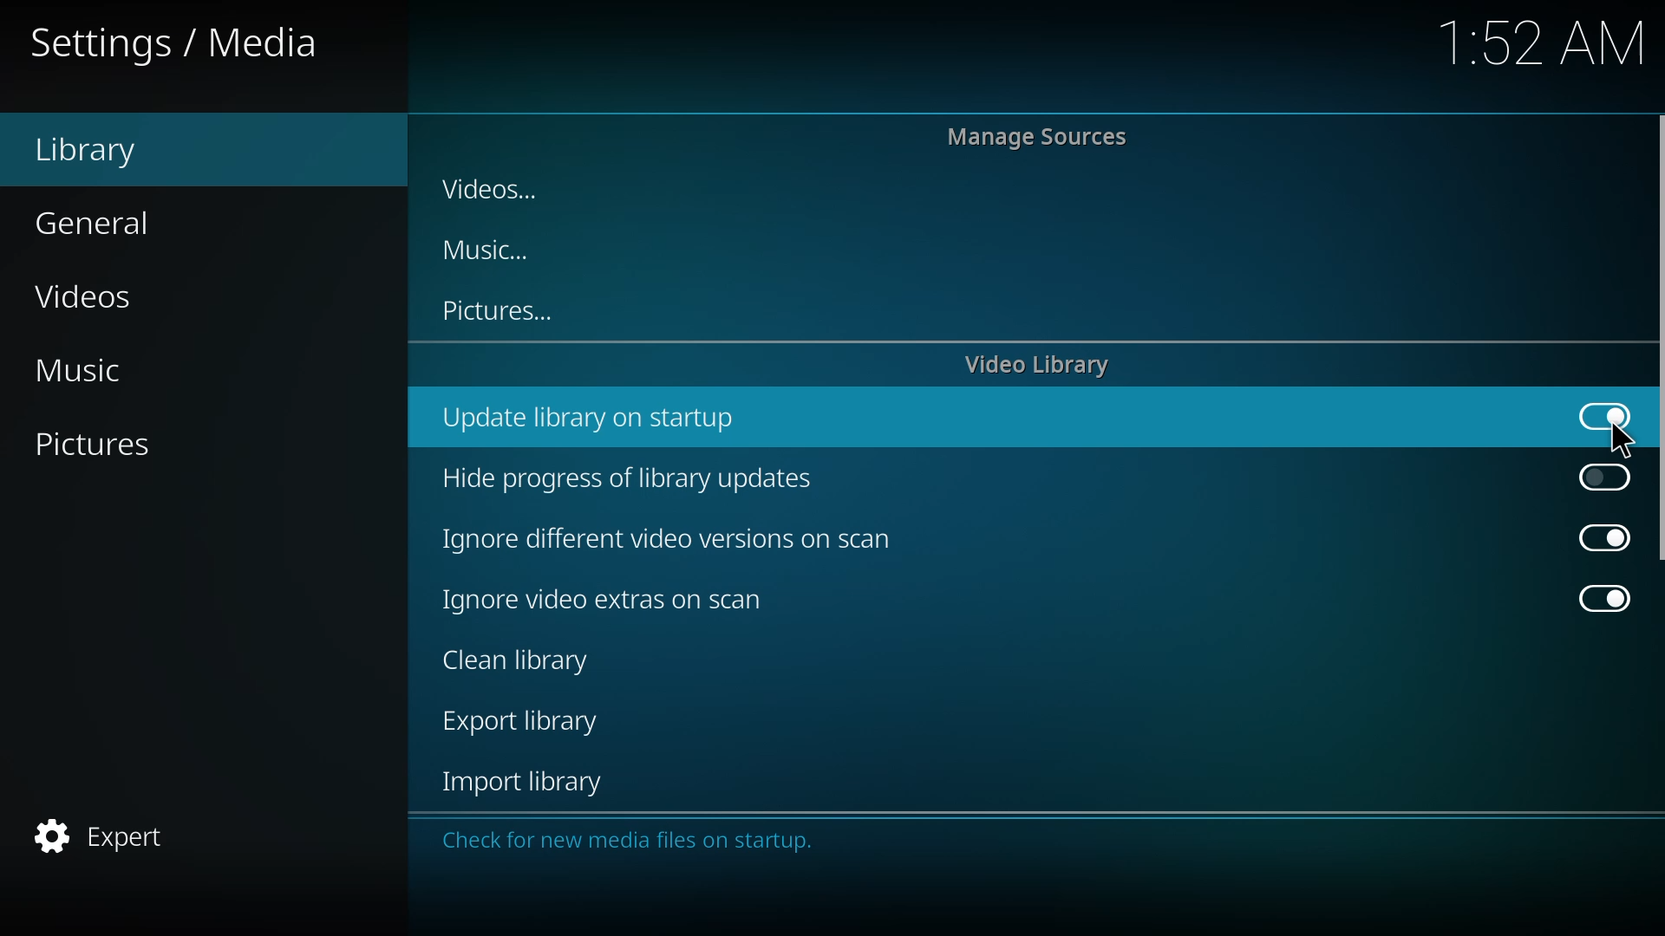 Image resolution: width=1665 pixels, height=936 pixels. I want to click on enabled, so click(1603, 414).